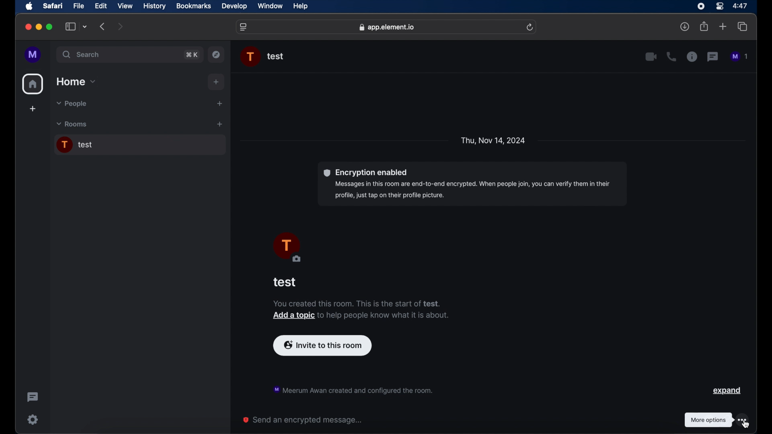 This screenshot has height=434, width=772. I want to click on invite to this room, so click(322, 344).